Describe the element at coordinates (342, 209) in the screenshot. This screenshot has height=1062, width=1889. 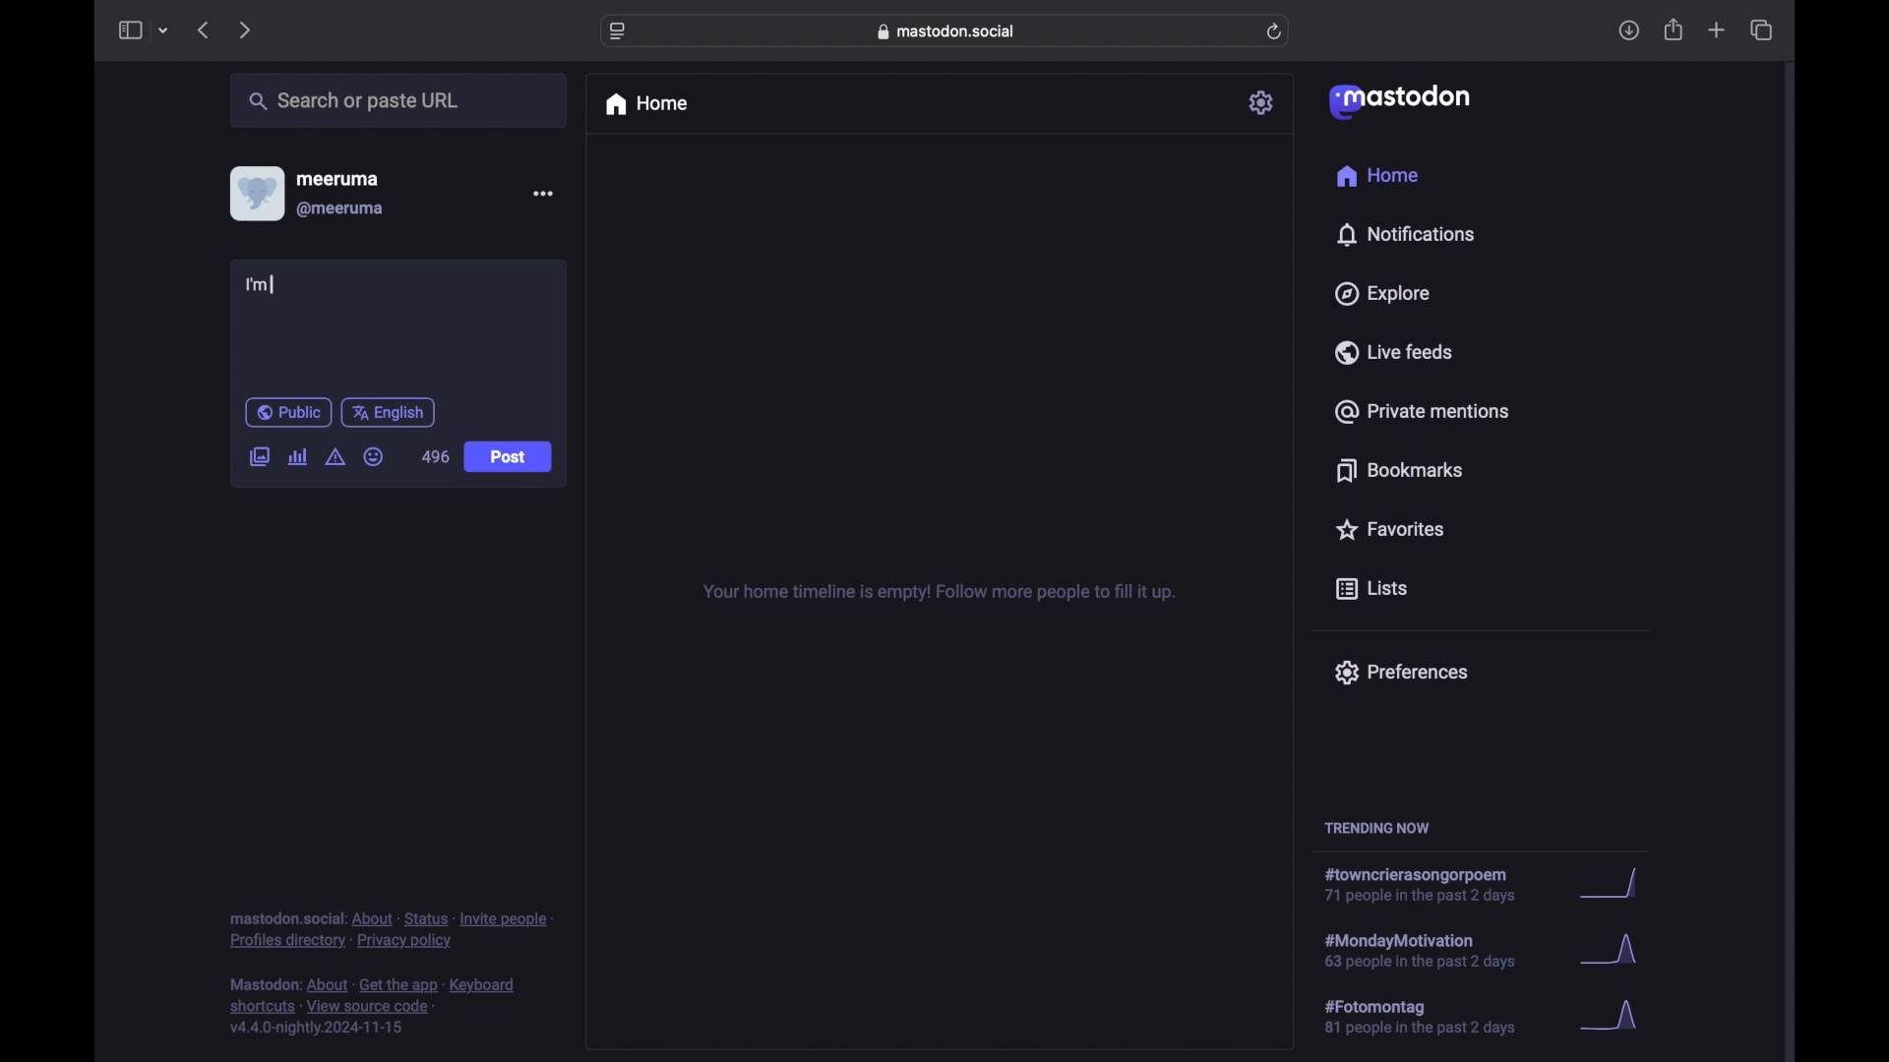
I see `@meeruma` at that location.